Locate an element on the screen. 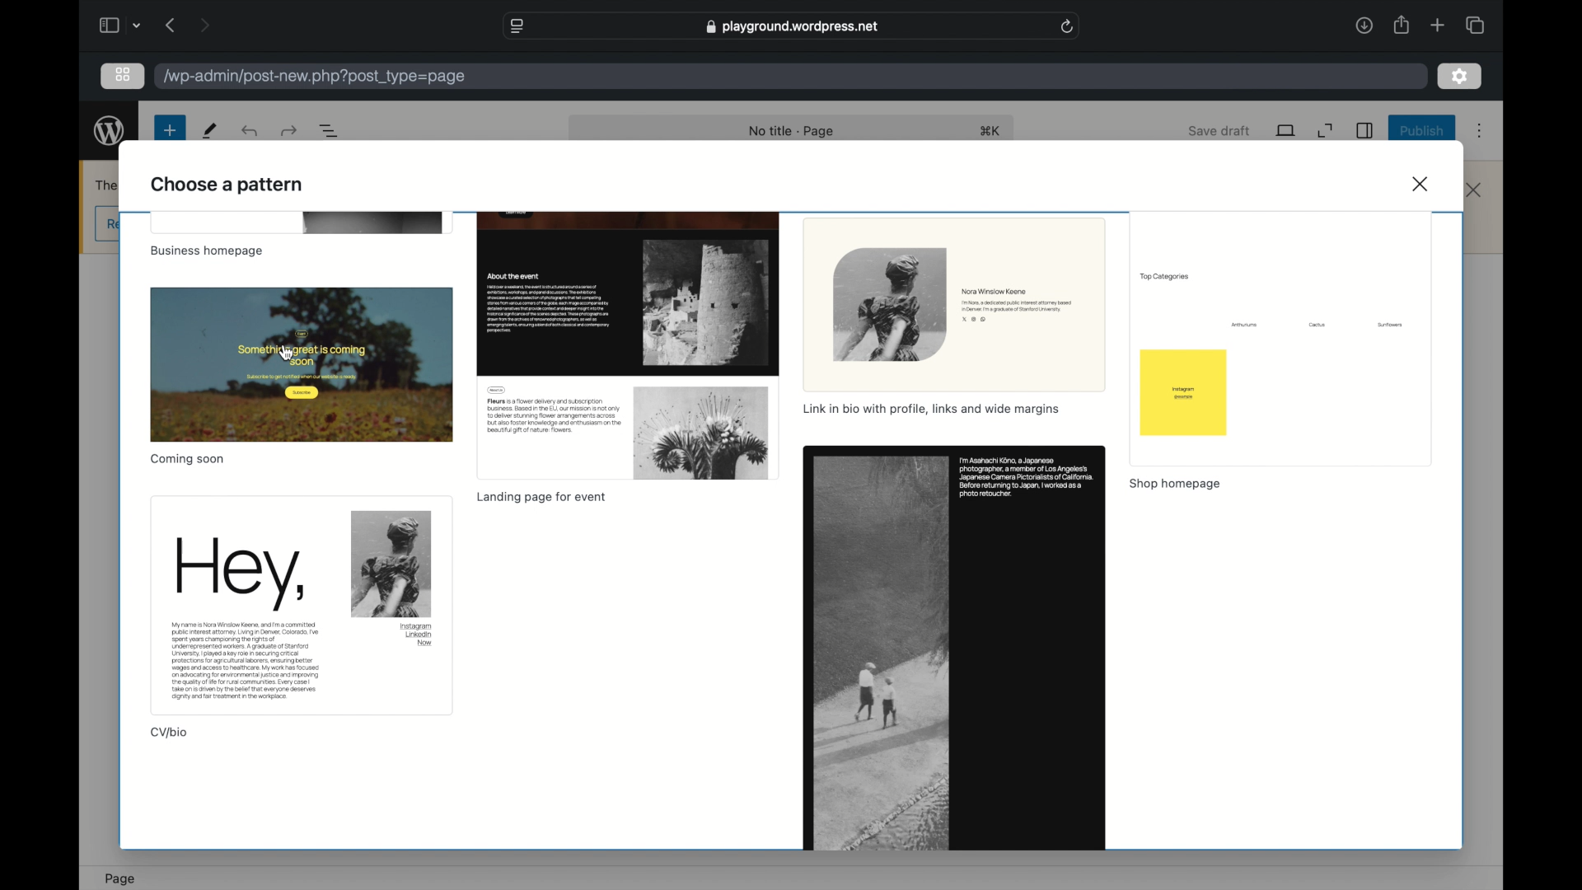 The image size is (1582, 890). website settings is located at coordinates (516, 26).